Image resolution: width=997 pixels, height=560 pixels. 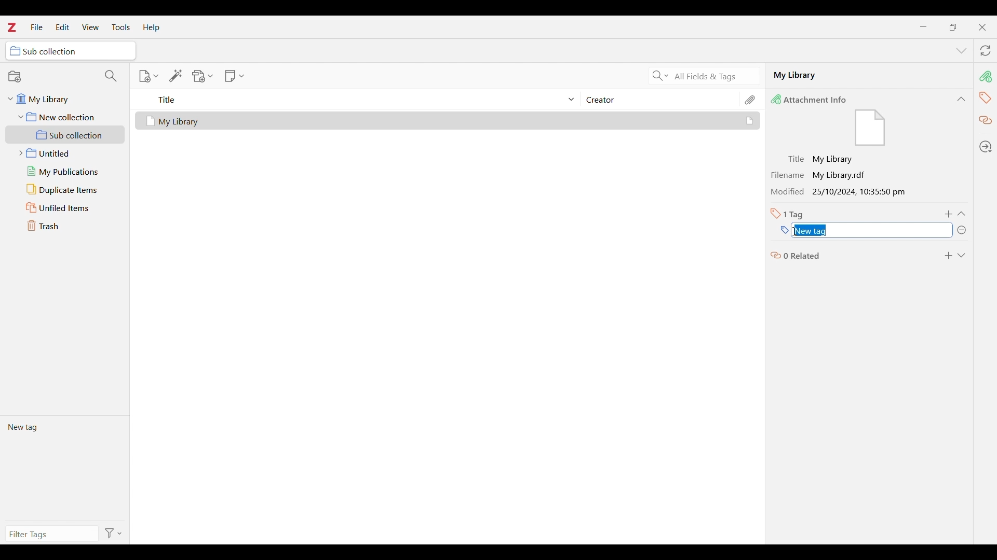 What do you see at coordinates (949, 214) in the screenshot?
I see `Add` at bounding box center [949, 214].